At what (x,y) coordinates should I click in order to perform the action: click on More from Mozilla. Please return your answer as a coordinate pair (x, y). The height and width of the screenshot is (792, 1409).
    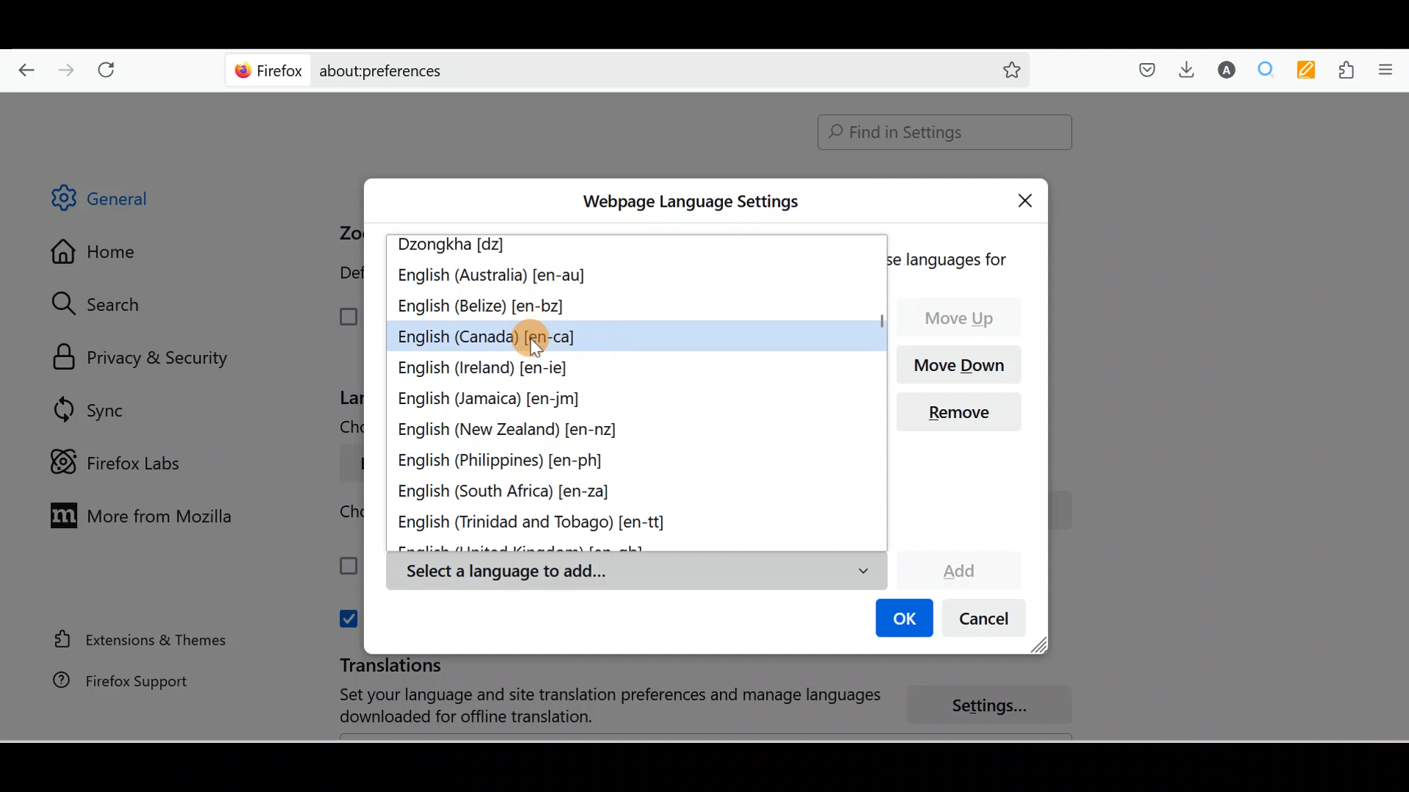
    Looking at the image, I should click on (137, 514).